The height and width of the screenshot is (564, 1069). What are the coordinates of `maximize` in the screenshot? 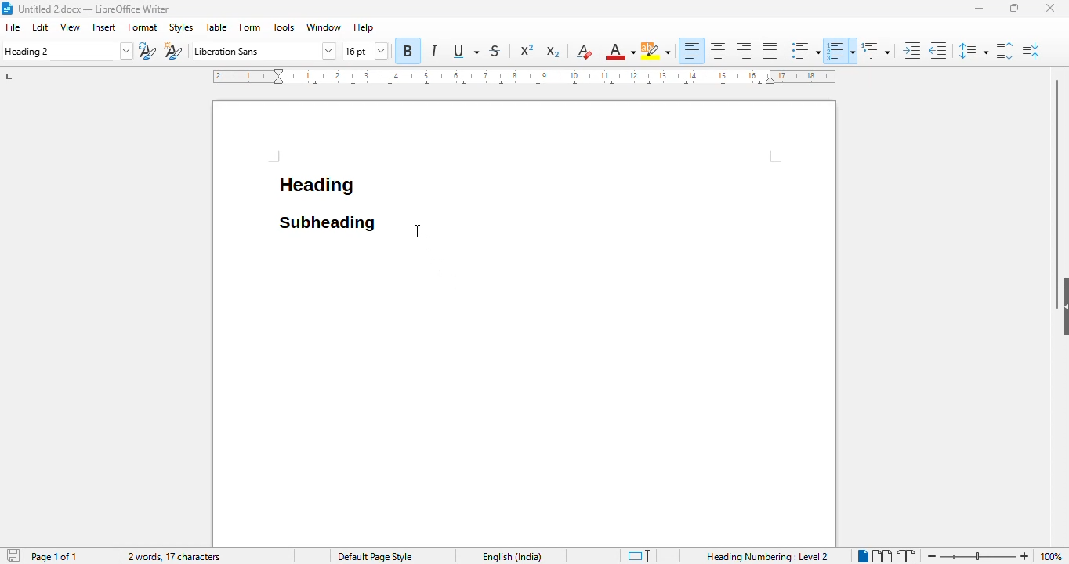 It's located at (1014, 7).